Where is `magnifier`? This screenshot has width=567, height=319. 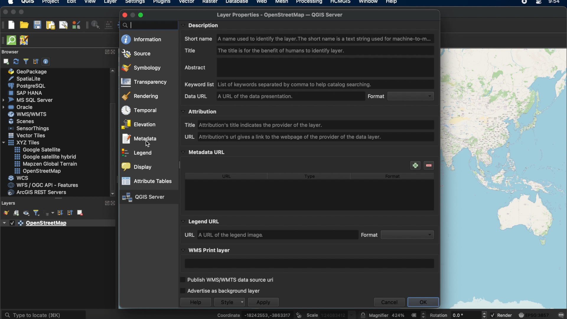
magnifier is located at coordinates (398, 315).